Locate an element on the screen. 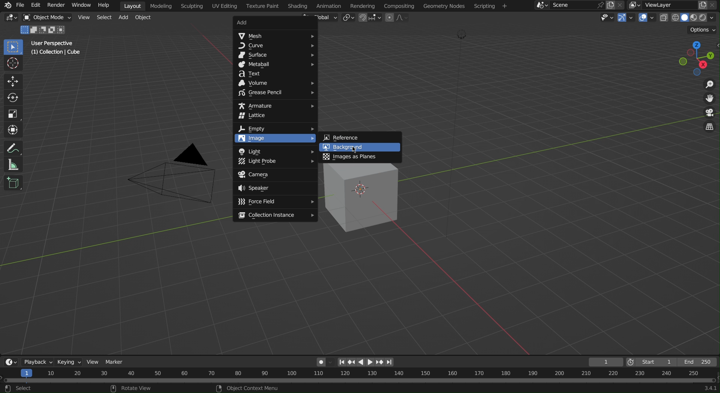  Shading is located at coordinates (298, 6).